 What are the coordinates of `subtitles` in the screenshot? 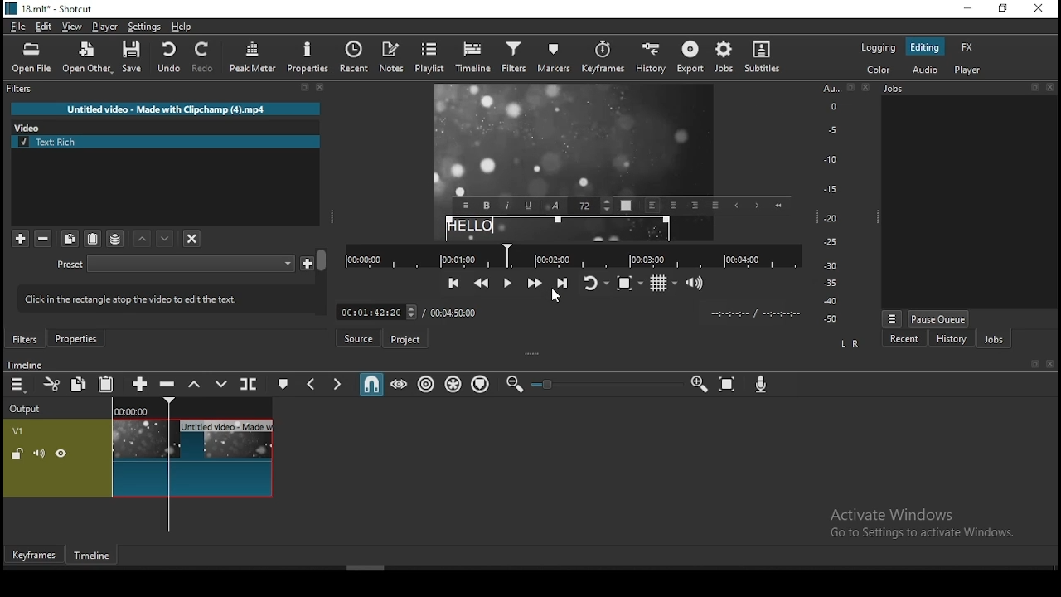 It's located at (767, 60).